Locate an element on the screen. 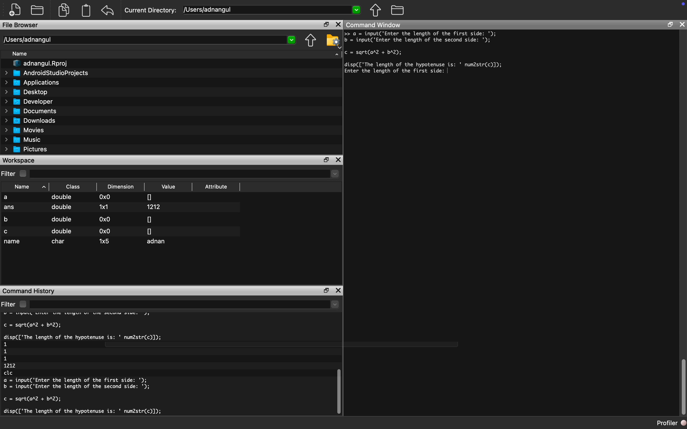  Command History is located at coordinates (30, 290).